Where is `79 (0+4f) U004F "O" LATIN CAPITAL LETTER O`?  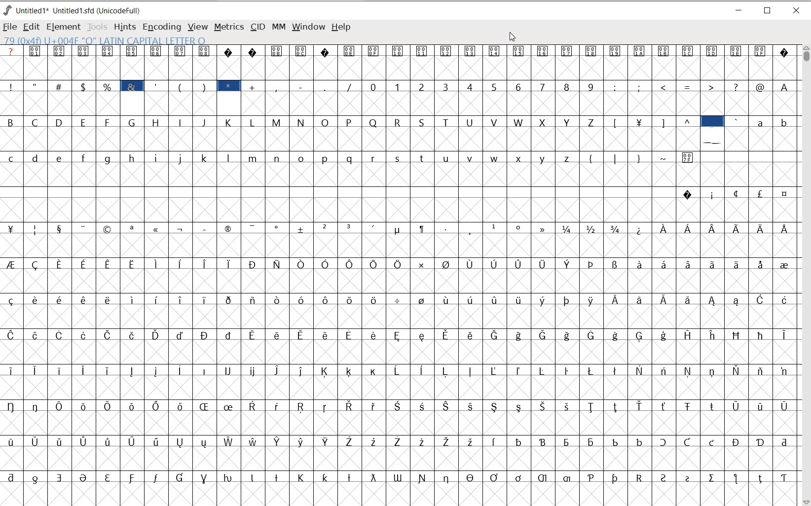
79 (0+4f) U004F "O" LATIN CAPITAL LETTER O is located at coordinates (107, 40).